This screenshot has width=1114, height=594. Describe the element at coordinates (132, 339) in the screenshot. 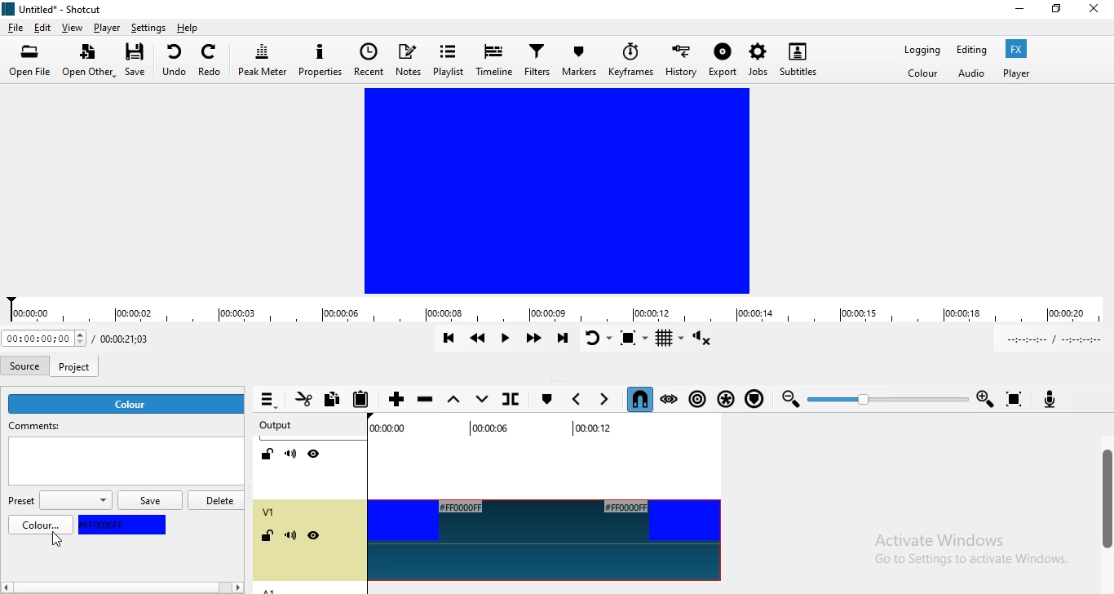

I see `Total duration` at that location.